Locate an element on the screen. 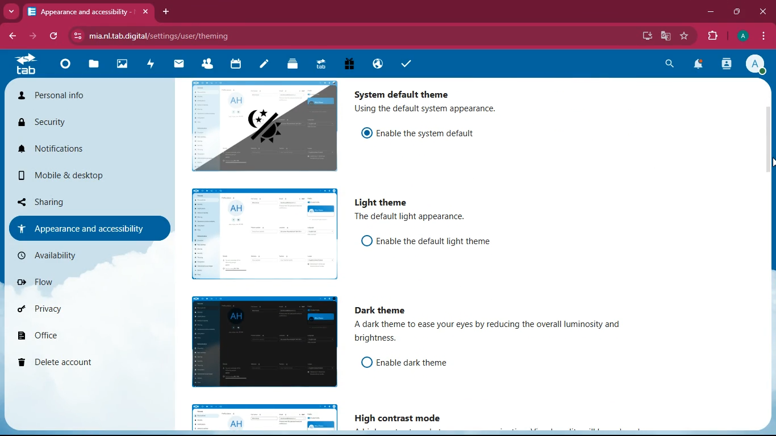 Image resolution: width=776 pixels, height=436 pixels. delete account is located at coordinates (72, 363).